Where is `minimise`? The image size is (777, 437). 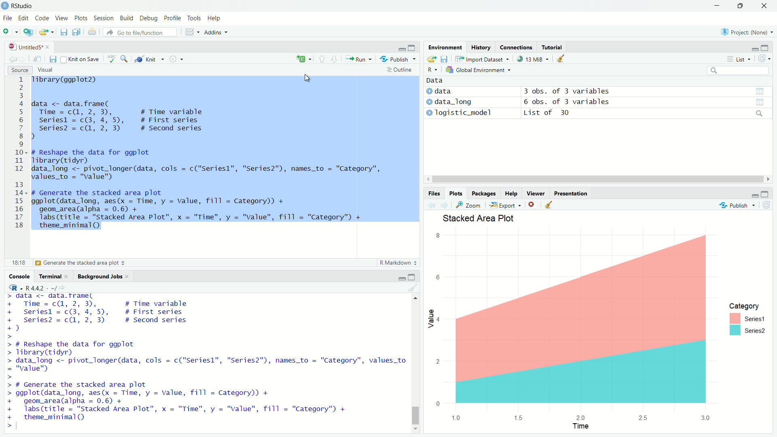
minimise is located at coordinates (752, 195).